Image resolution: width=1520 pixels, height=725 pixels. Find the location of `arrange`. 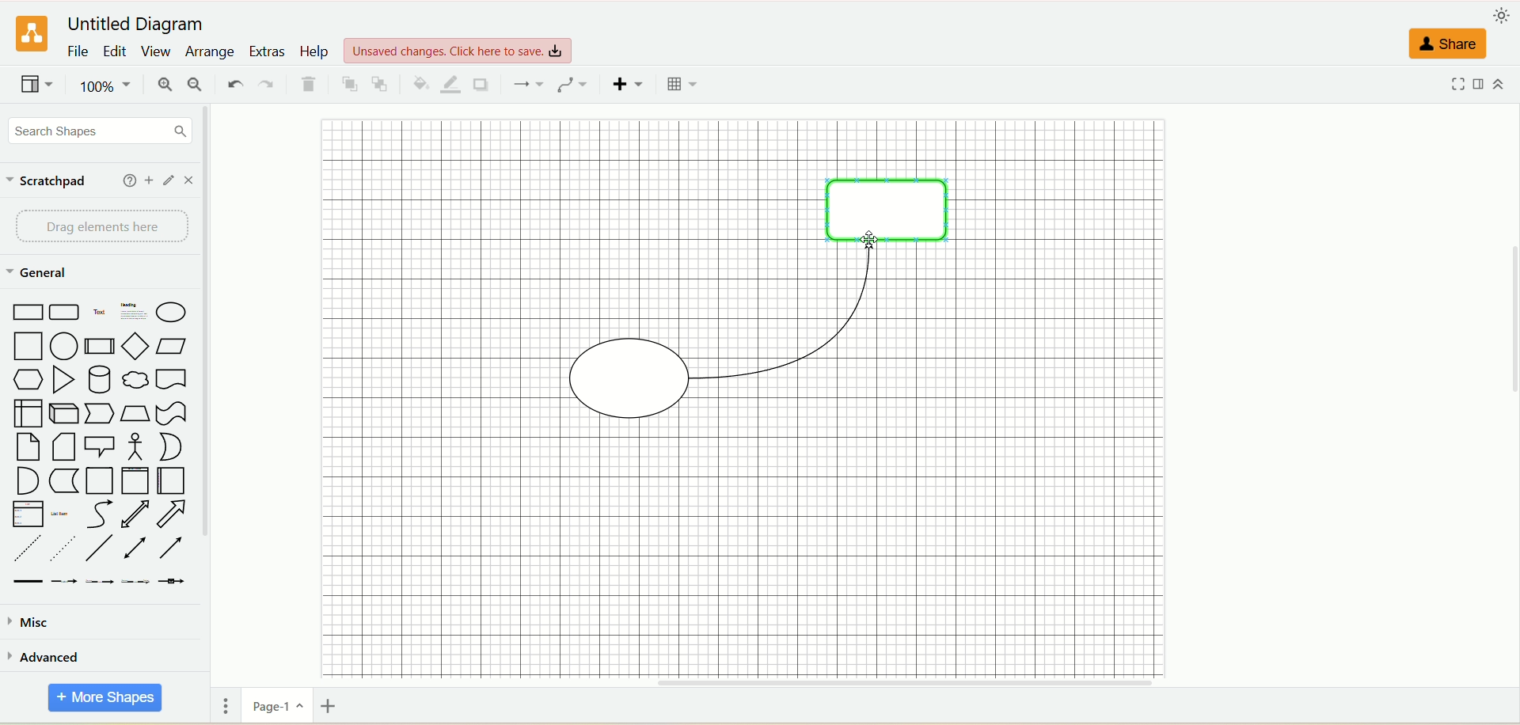

arrange is located at coordinates (212, 51).